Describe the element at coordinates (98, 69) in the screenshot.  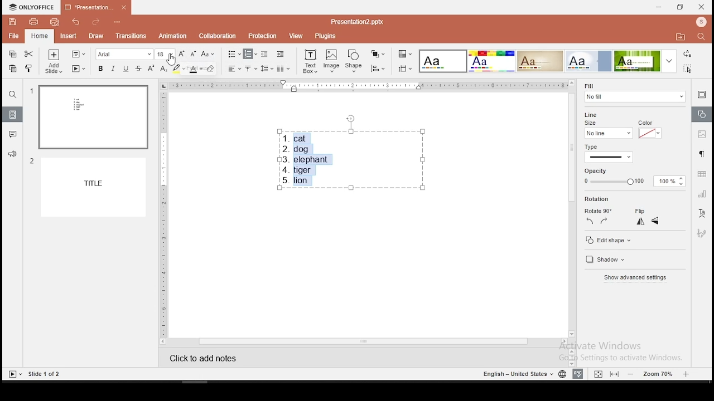
I see `bold` at that location.